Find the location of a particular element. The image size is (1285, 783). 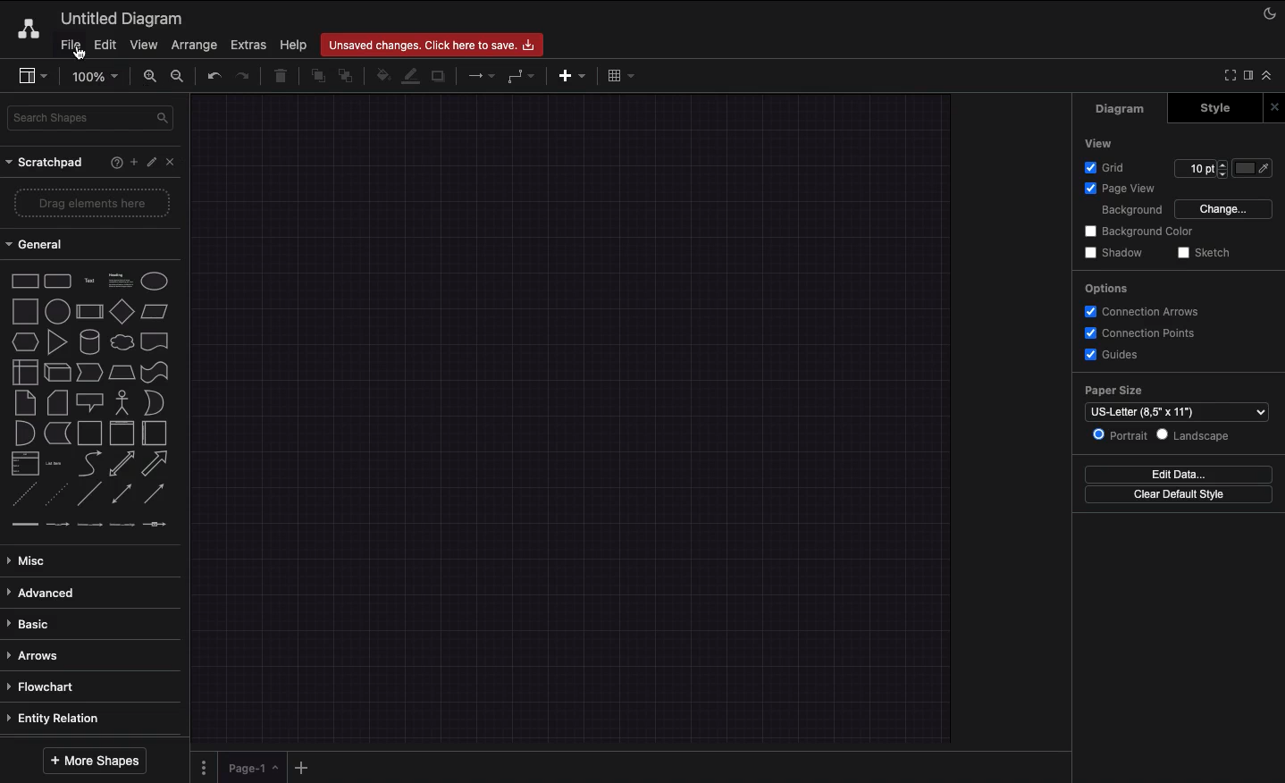

Shadow is located at coordinates (1113, 252).